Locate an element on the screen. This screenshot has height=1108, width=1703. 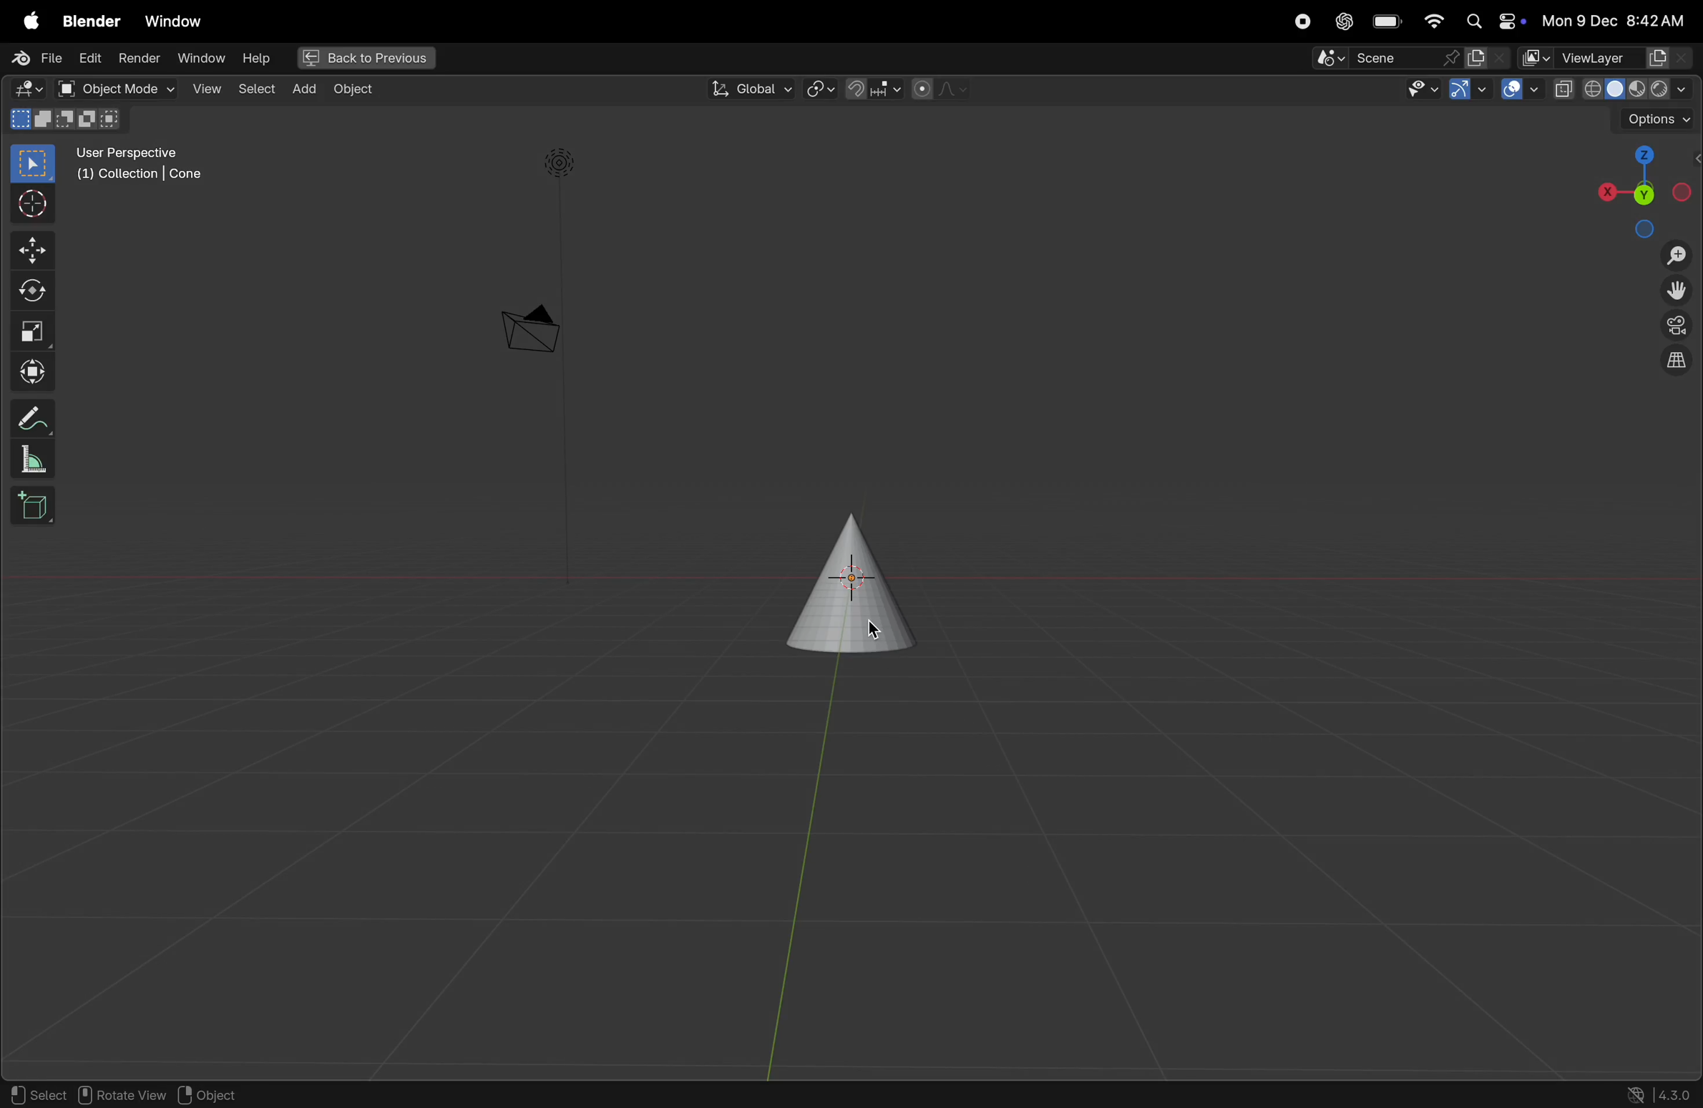
global is located at coordinates (751, 89).